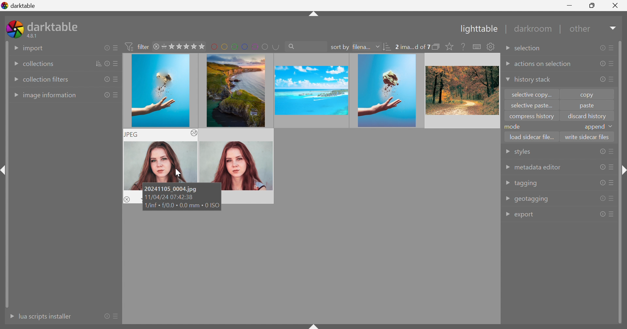 The width and height of the screenshot is (627, 329). What do you see at coordinates (507, 152) in the screenshot?
I see `Drop Down` at bounding box center [507, 152].